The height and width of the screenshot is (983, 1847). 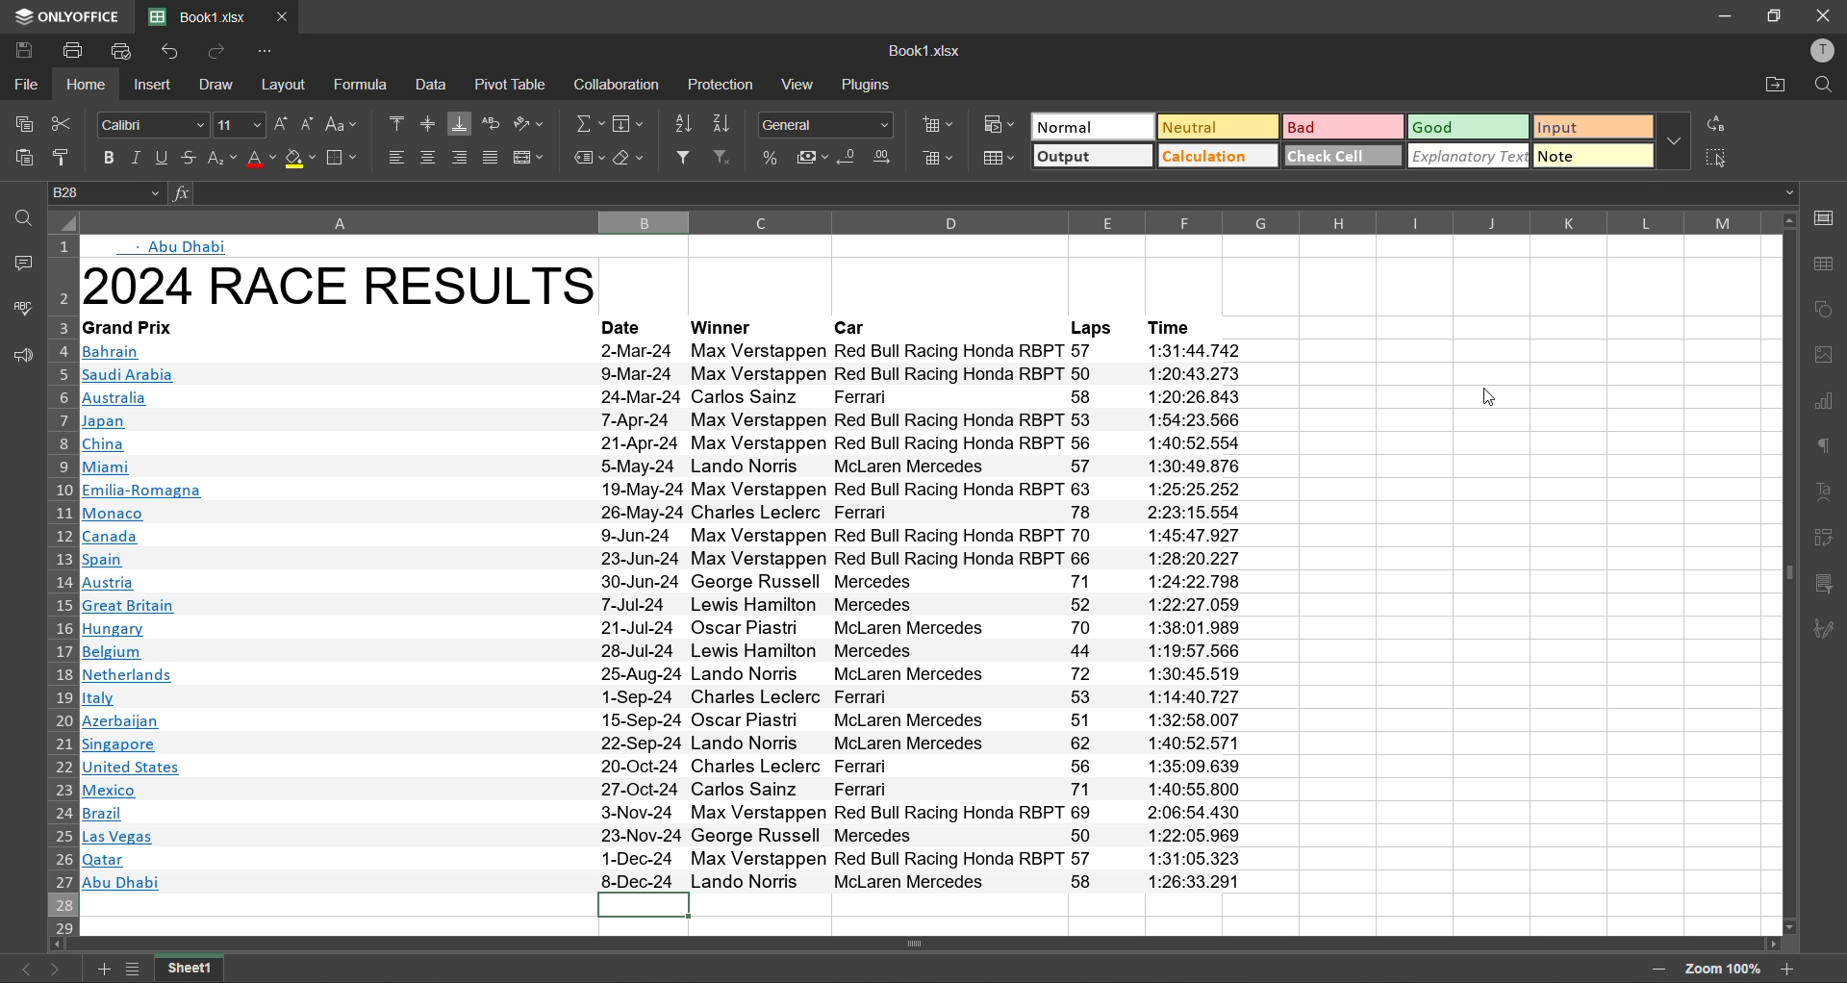 What do you see at coordinates (259, 159) in the screenshot?
I see `font color` at bounding box center [259, 159].